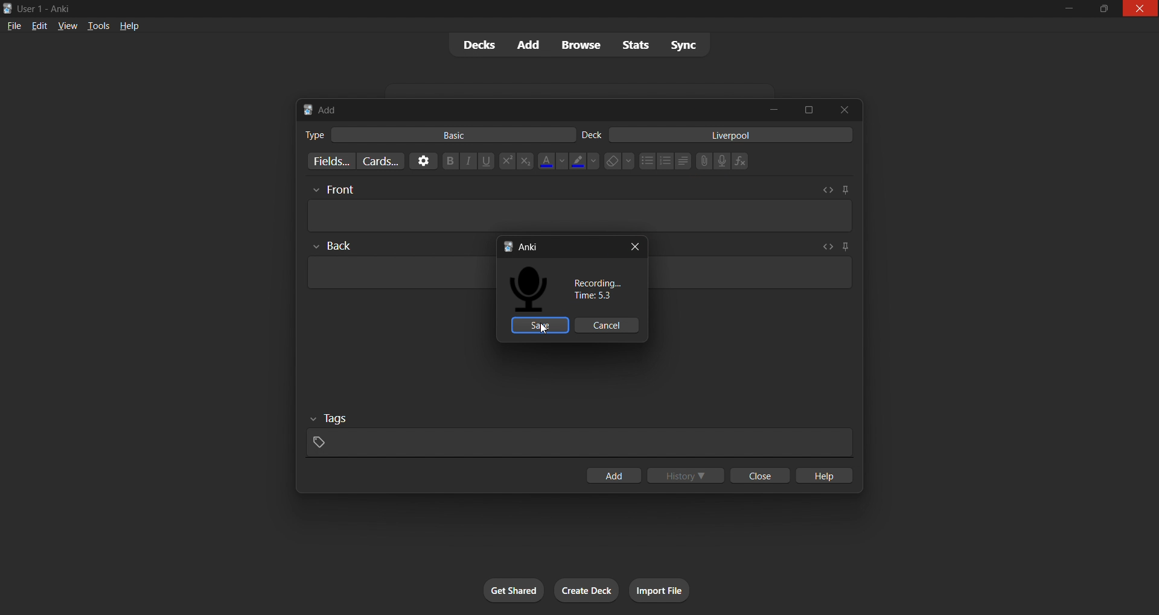  I want to click on options, so click(420, 161).